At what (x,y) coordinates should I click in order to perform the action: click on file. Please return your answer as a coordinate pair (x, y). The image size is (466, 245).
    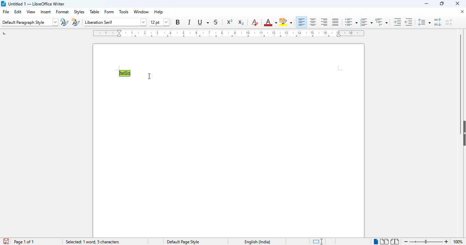
    Looking at the image, I should click on (5, 12).